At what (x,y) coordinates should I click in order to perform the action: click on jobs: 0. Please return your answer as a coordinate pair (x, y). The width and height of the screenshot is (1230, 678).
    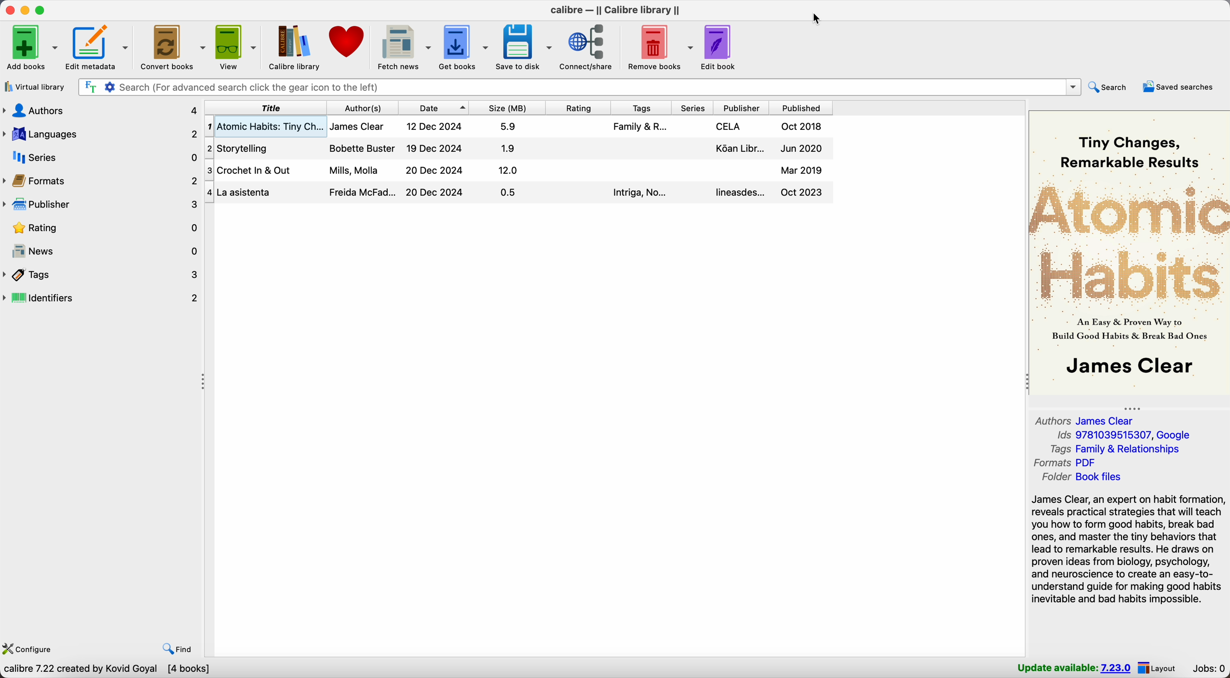
    Looking at the image, I should click on (1207, 667).